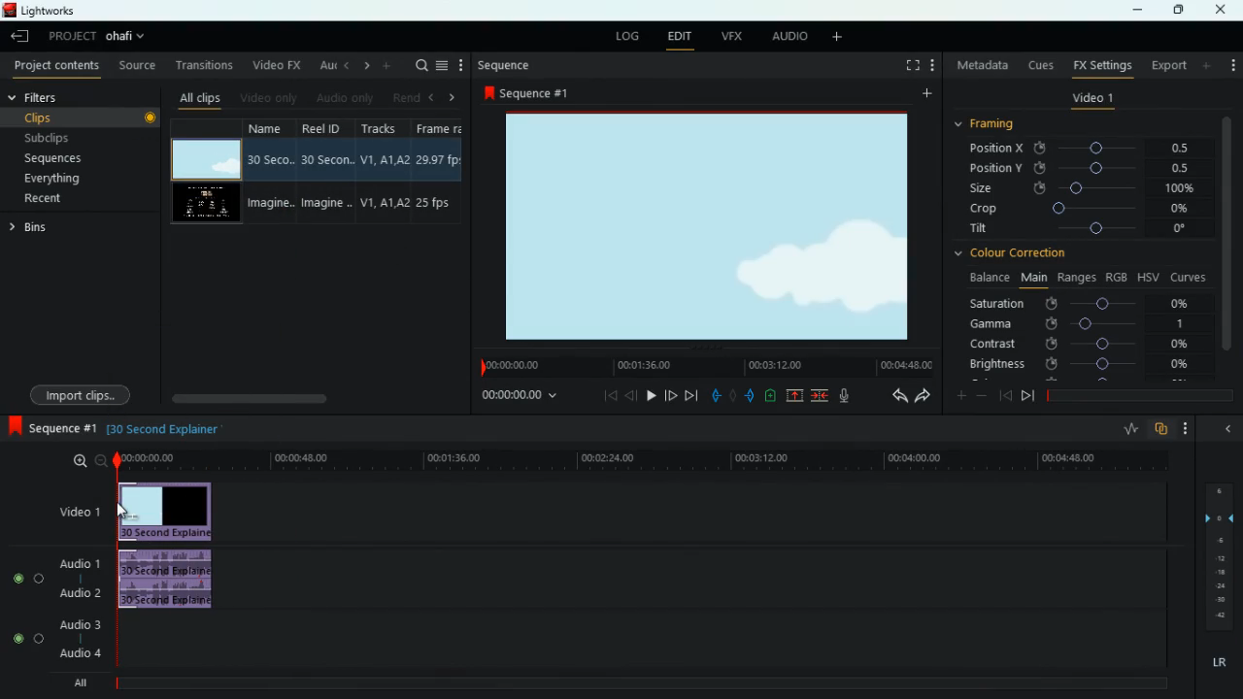 The width and height of the screenshot is (1243, 699). I want to click on lightworks, so click(62, 11).